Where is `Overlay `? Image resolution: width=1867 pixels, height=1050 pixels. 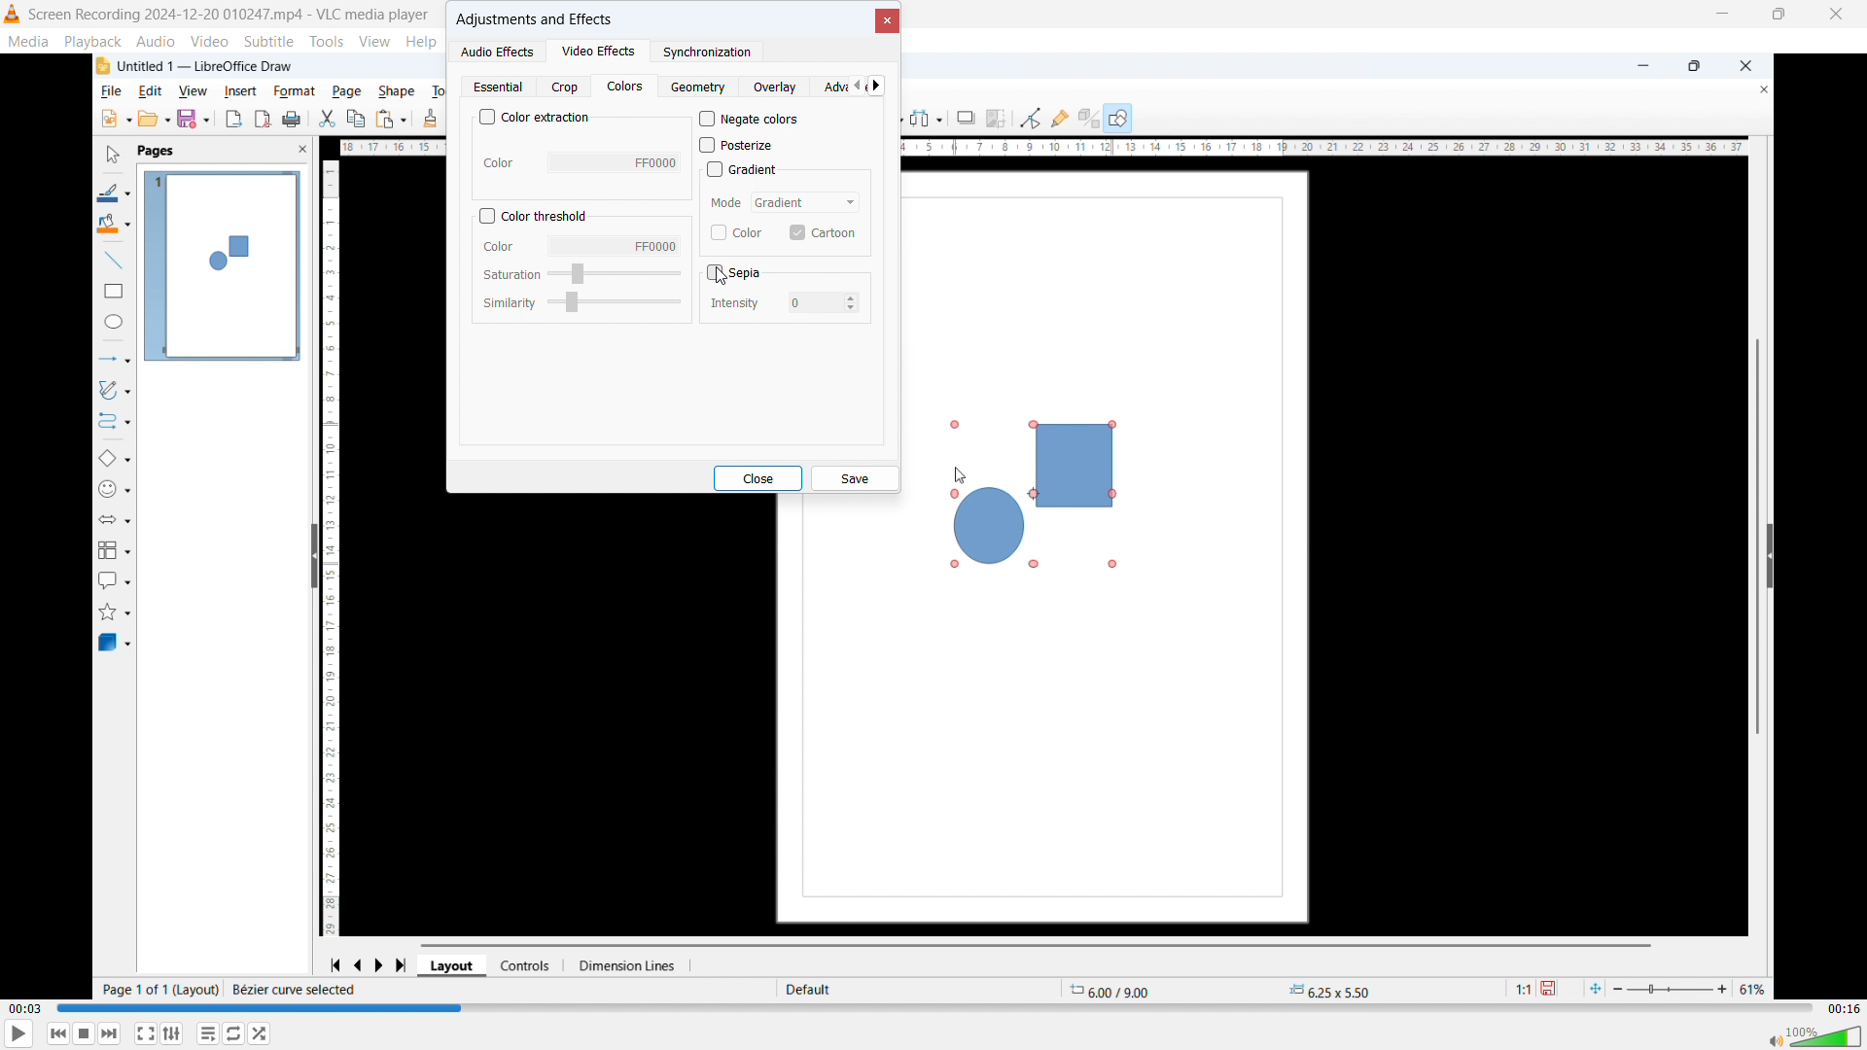
Overlay  is located at coordinates (774, 87).